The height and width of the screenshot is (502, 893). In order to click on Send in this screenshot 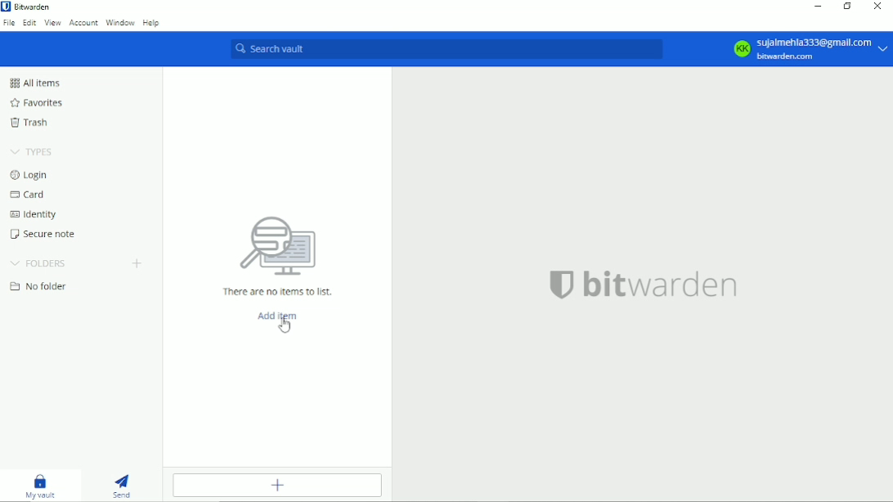, I will do `click(121, 486)`.